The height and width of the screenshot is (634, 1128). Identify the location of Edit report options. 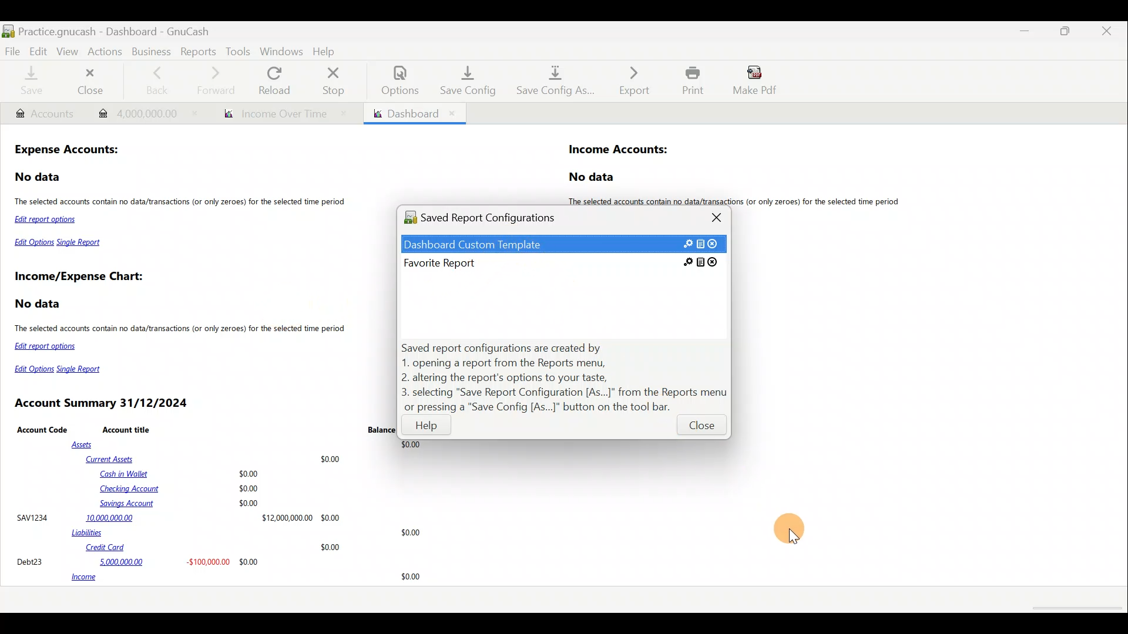
(48, 221).